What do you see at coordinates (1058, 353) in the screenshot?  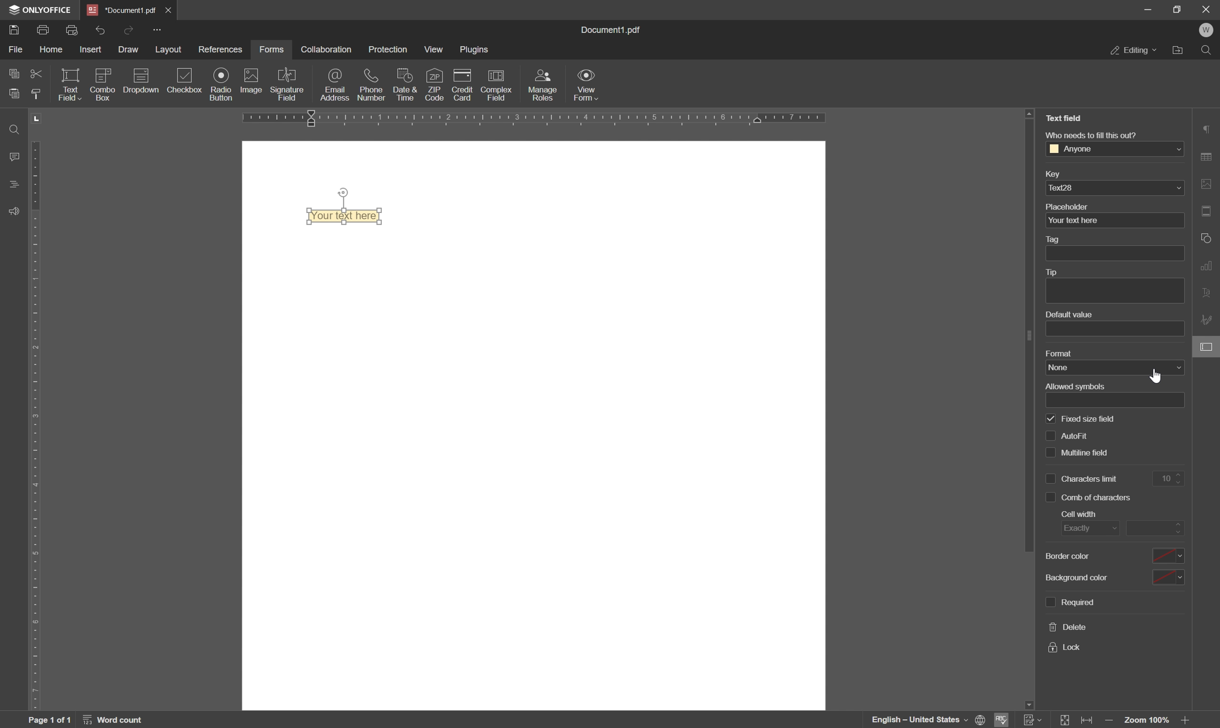 I see `format` at bounding box center [1058, 353].